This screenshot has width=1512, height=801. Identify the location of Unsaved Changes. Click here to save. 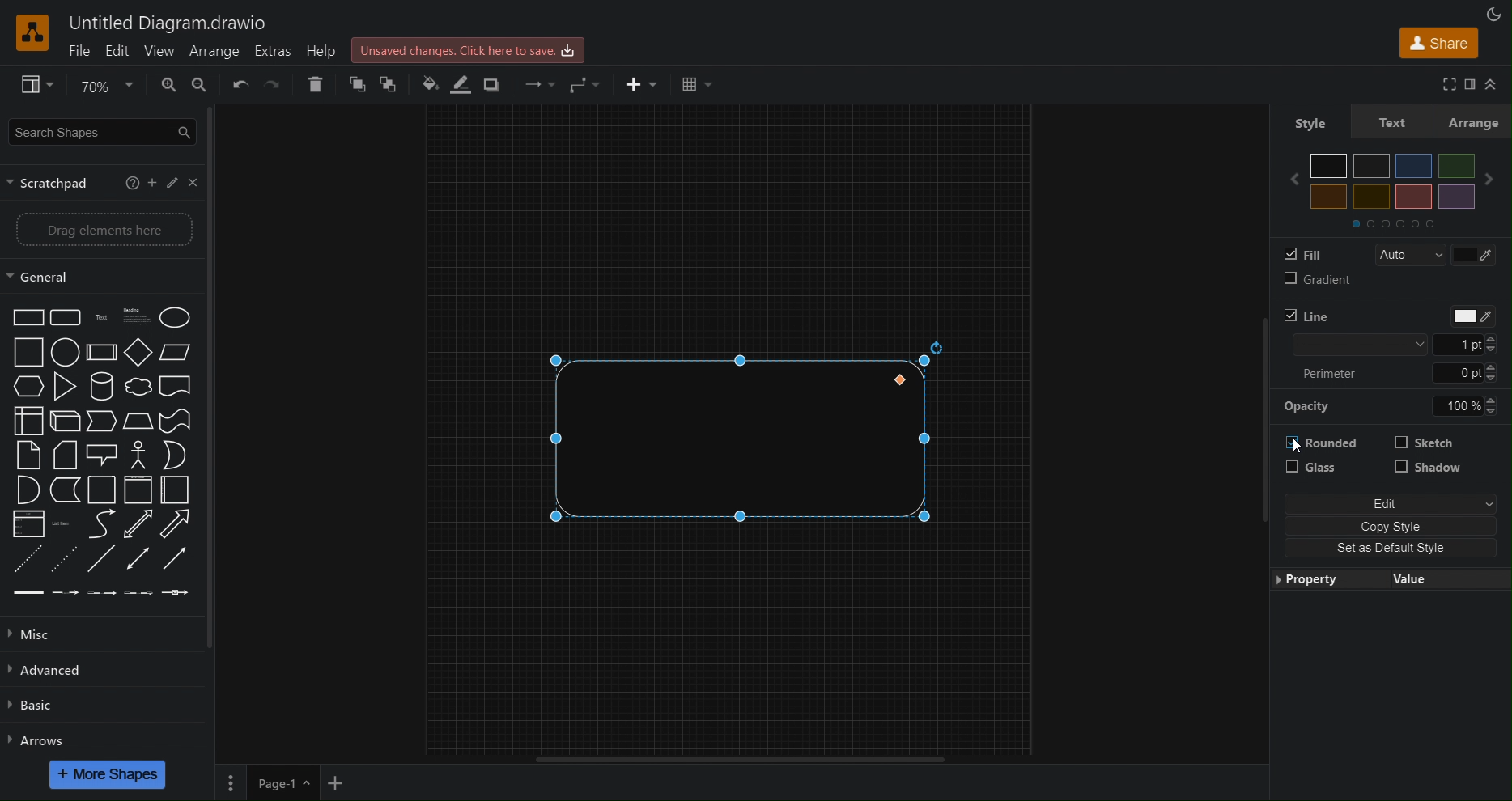
(470, 47).